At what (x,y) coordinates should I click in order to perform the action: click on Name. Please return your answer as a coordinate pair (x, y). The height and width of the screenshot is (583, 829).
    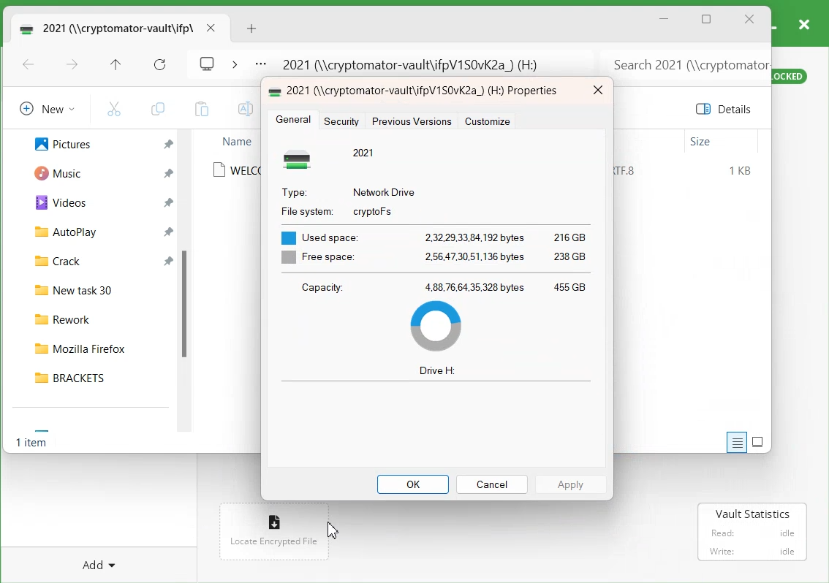
    Looking at the image, I should click on (236, 141).